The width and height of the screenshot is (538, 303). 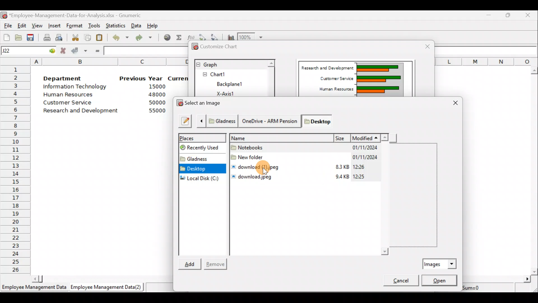 I want to click on BackPlane1, so click(x=233, y=83).